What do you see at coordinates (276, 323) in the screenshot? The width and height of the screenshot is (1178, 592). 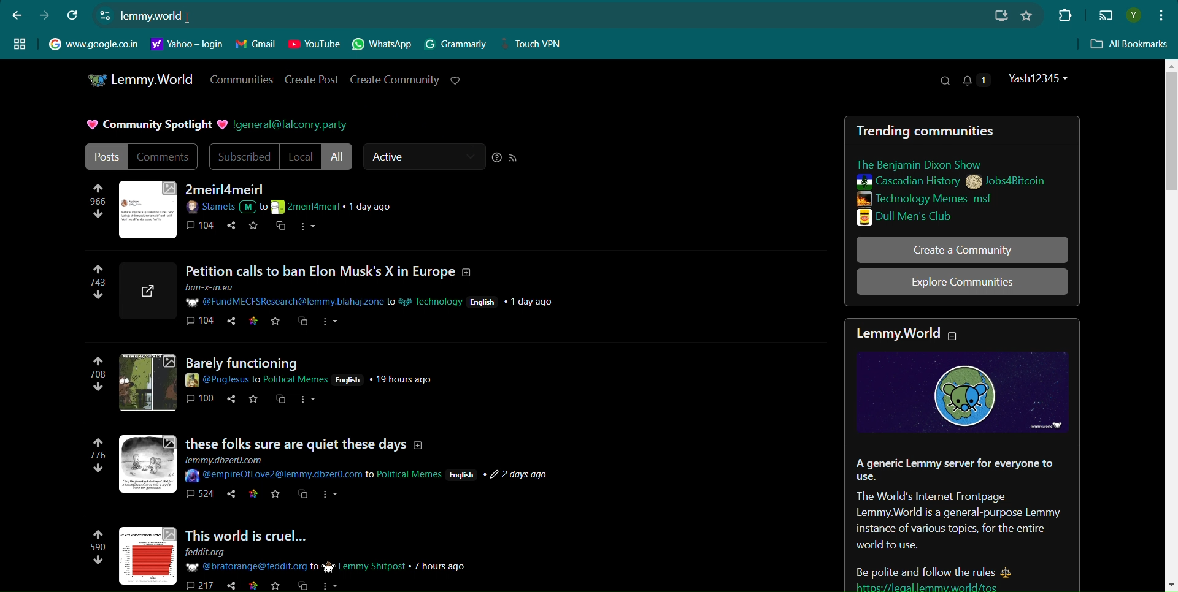 I see `star` at bounding box center [276, 323].